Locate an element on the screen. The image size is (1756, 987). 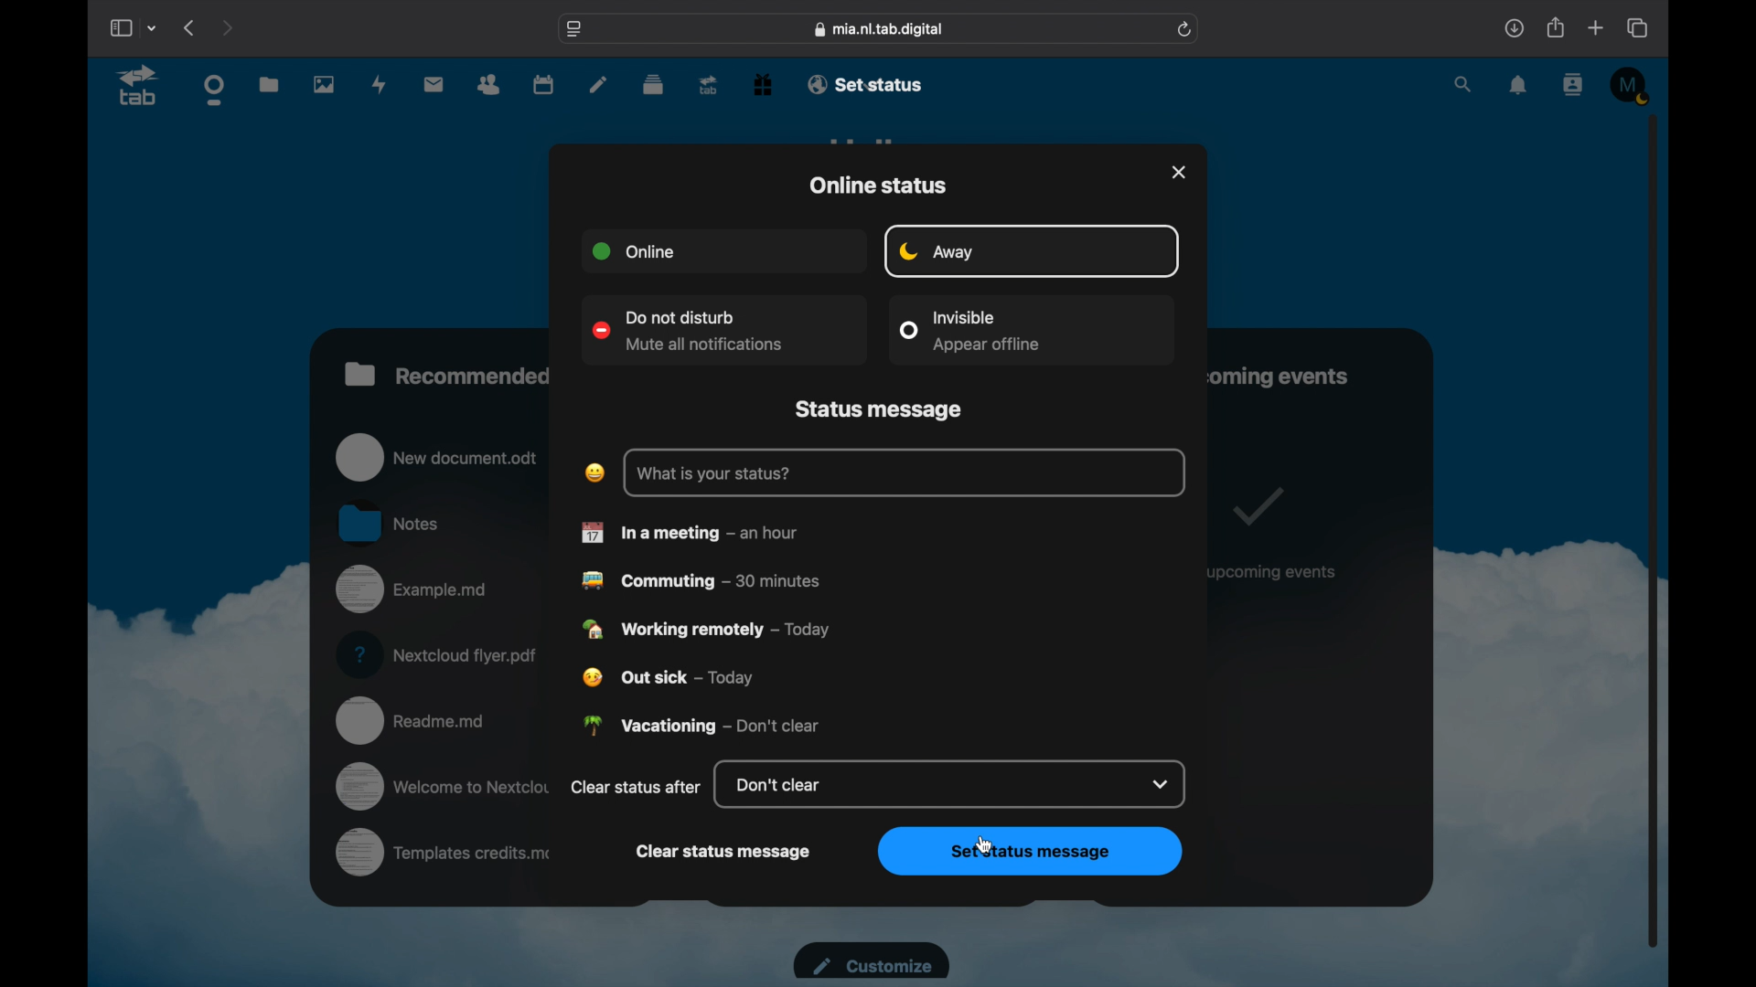
don't clear is located at coordinates (955, 786).